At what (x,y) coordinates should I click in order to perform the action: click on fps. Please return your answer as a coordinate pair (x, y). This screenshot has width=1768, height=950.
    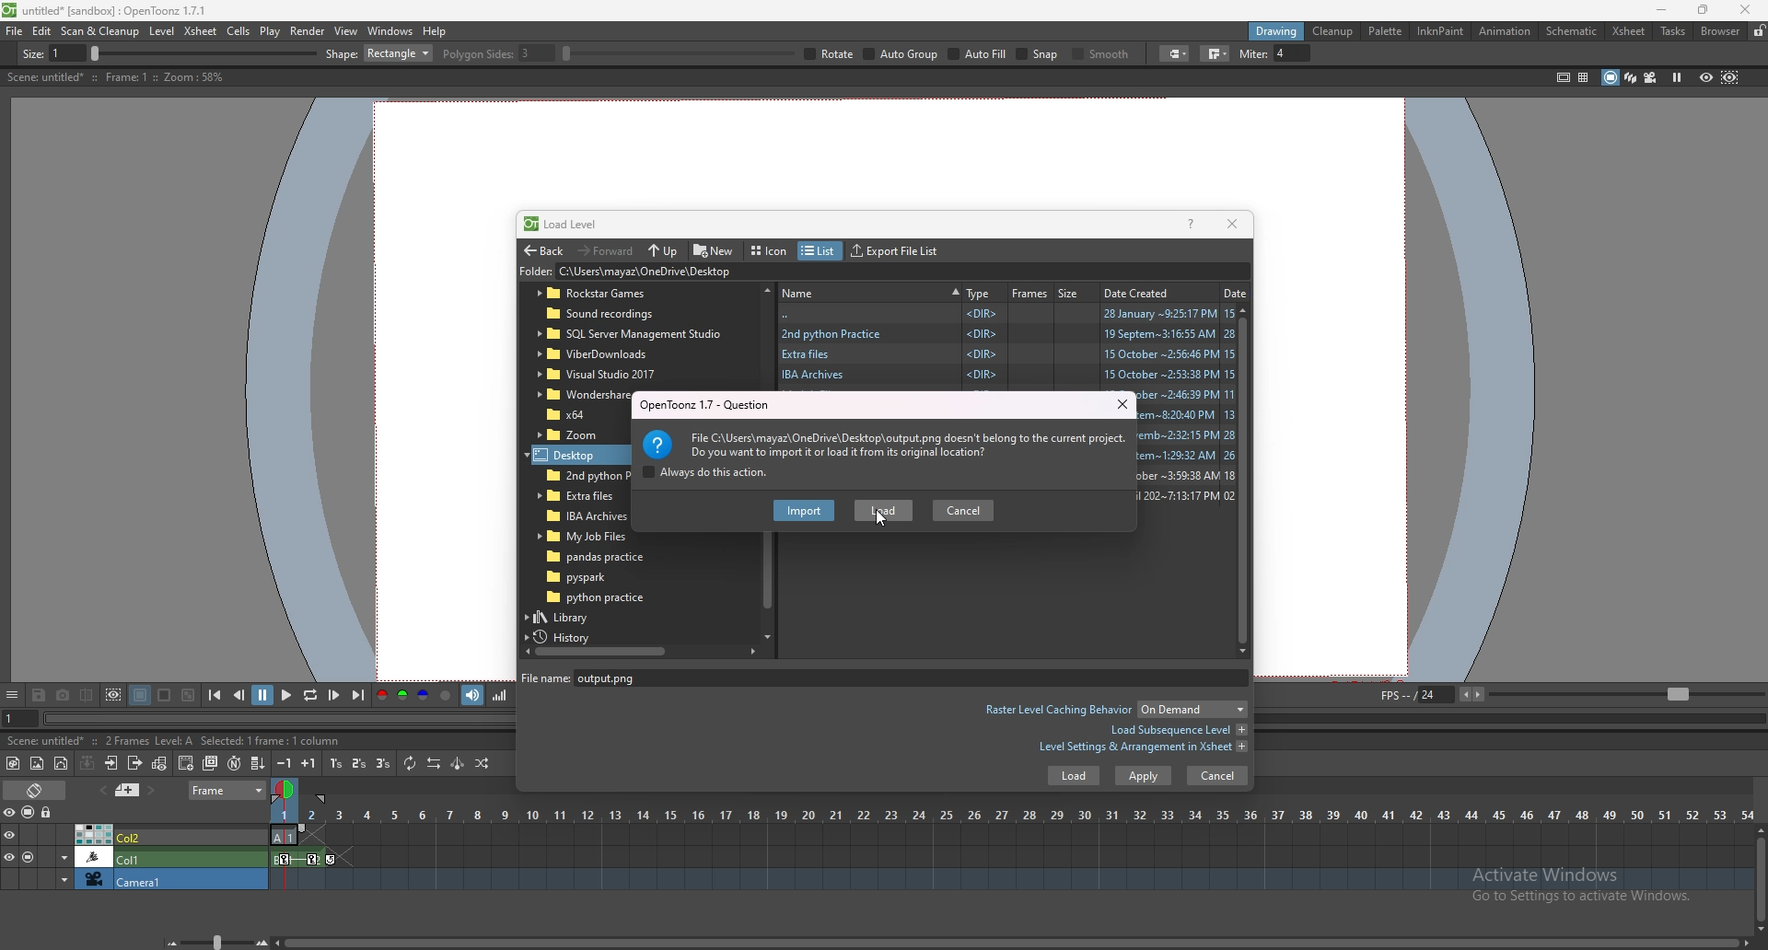
    Looking at the image, I should click on (1569, 693).